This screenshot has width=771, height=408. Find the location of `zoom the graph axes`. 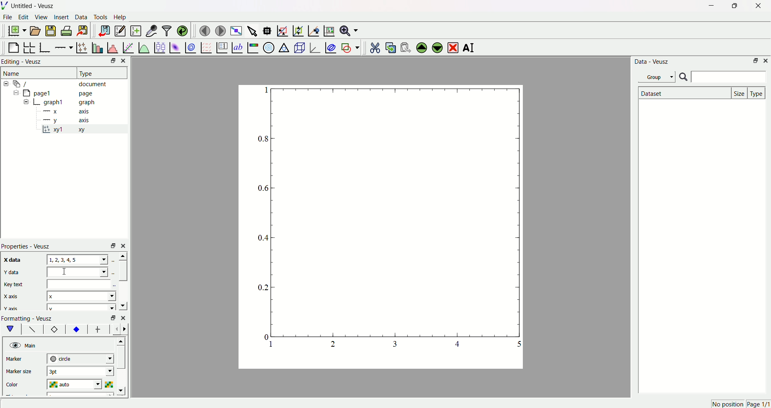

zoom the graph axes is located at coordinates (297, 30).